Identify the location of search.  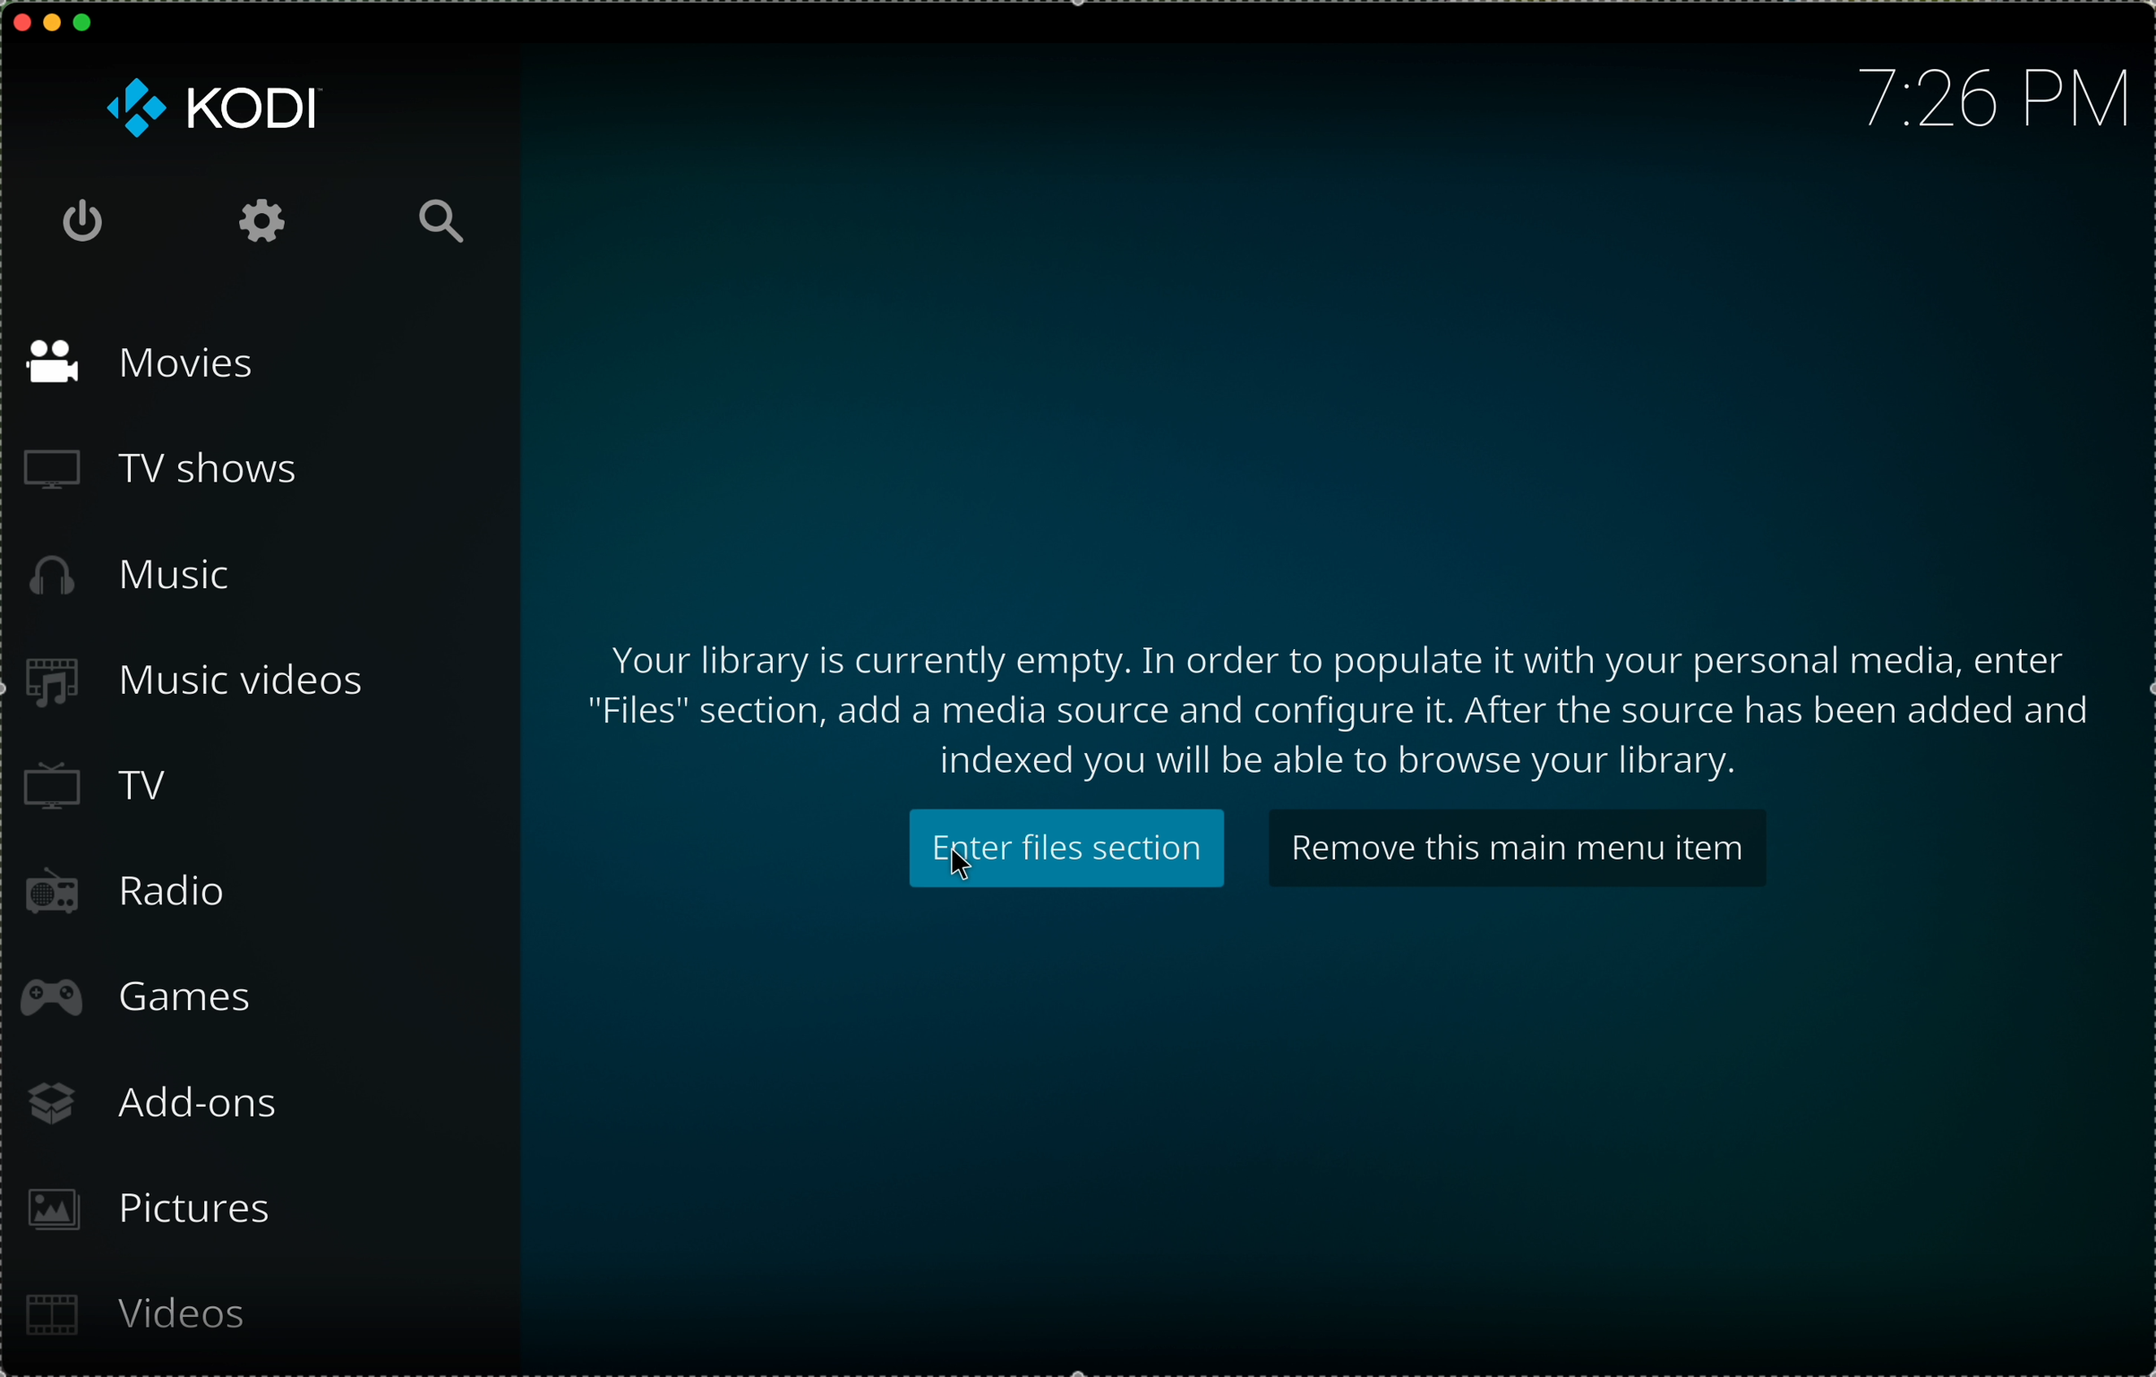
(441, 221).